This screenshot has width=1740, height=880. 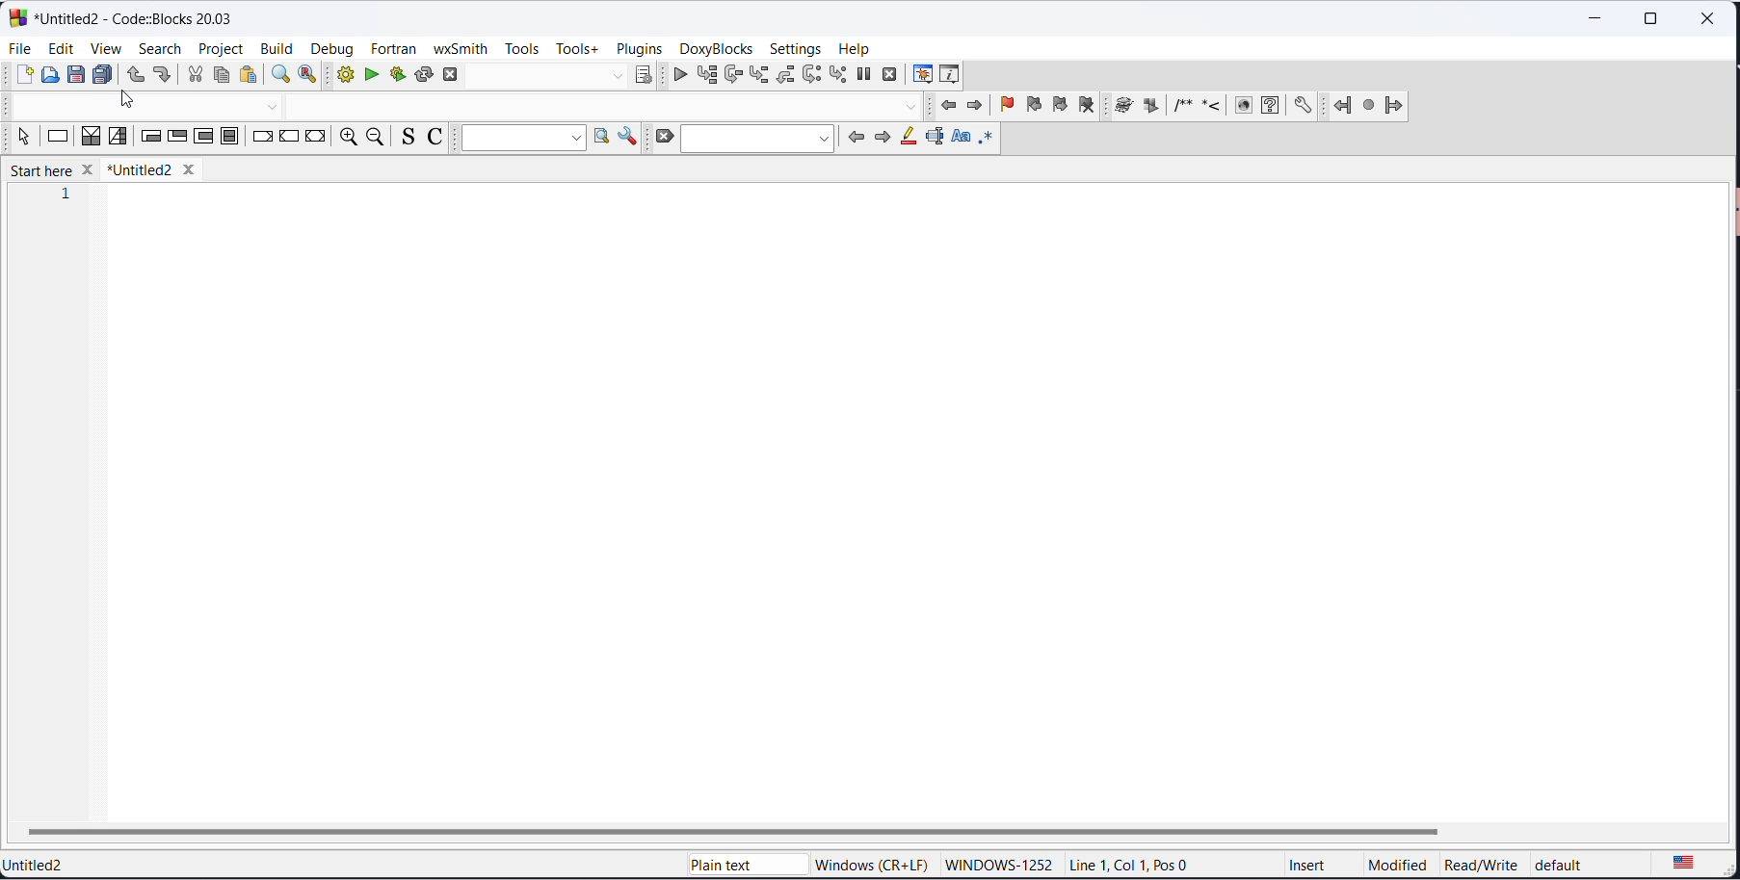 I want to click on insert , so click(x=1312, y=863).